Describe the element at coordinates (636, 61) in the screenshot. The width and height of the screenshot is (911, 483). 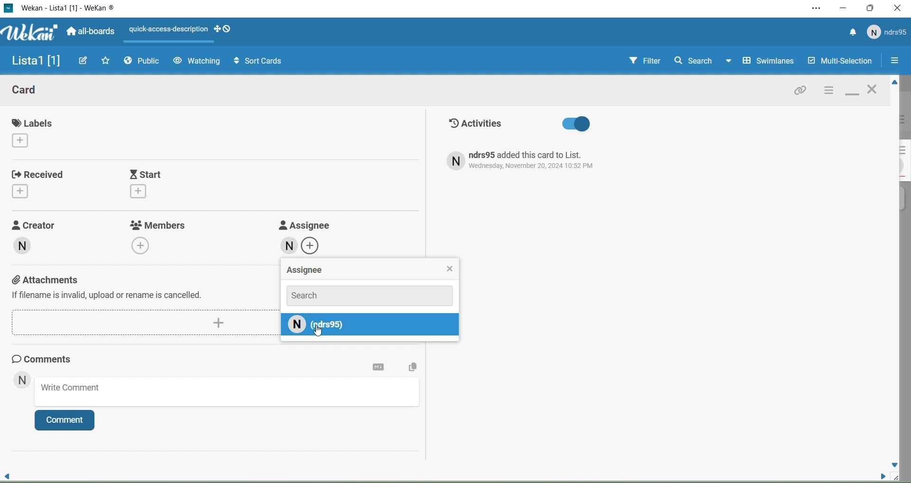
I see `Filter` at that location.